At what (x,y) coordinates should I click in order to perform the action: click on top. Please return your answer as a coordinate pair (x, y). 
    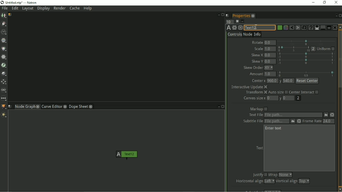
    Looking at the image, I should click on (304, 181).